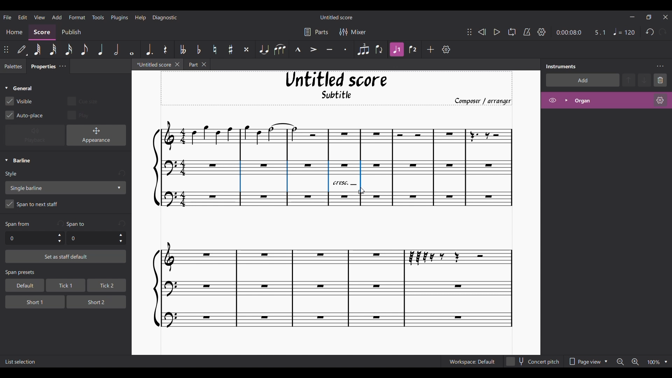 The image size is (672, 378). I want to click on Close/Undock Properties tab, so click(62, 66).